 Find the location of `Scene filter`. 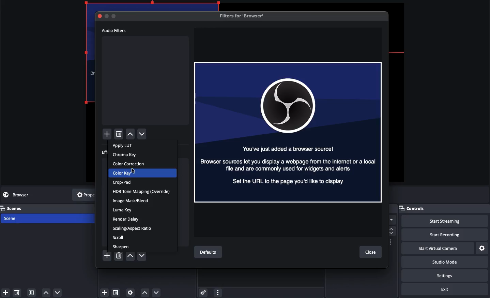

Scene filter is located at coordinates (32, 293).